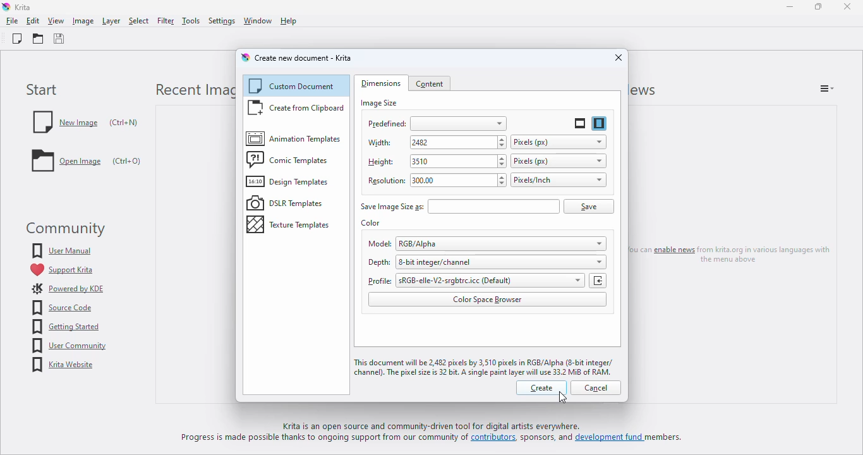 The image size is (863, 455). I want to click on pixels/inch, so click(558, 179).